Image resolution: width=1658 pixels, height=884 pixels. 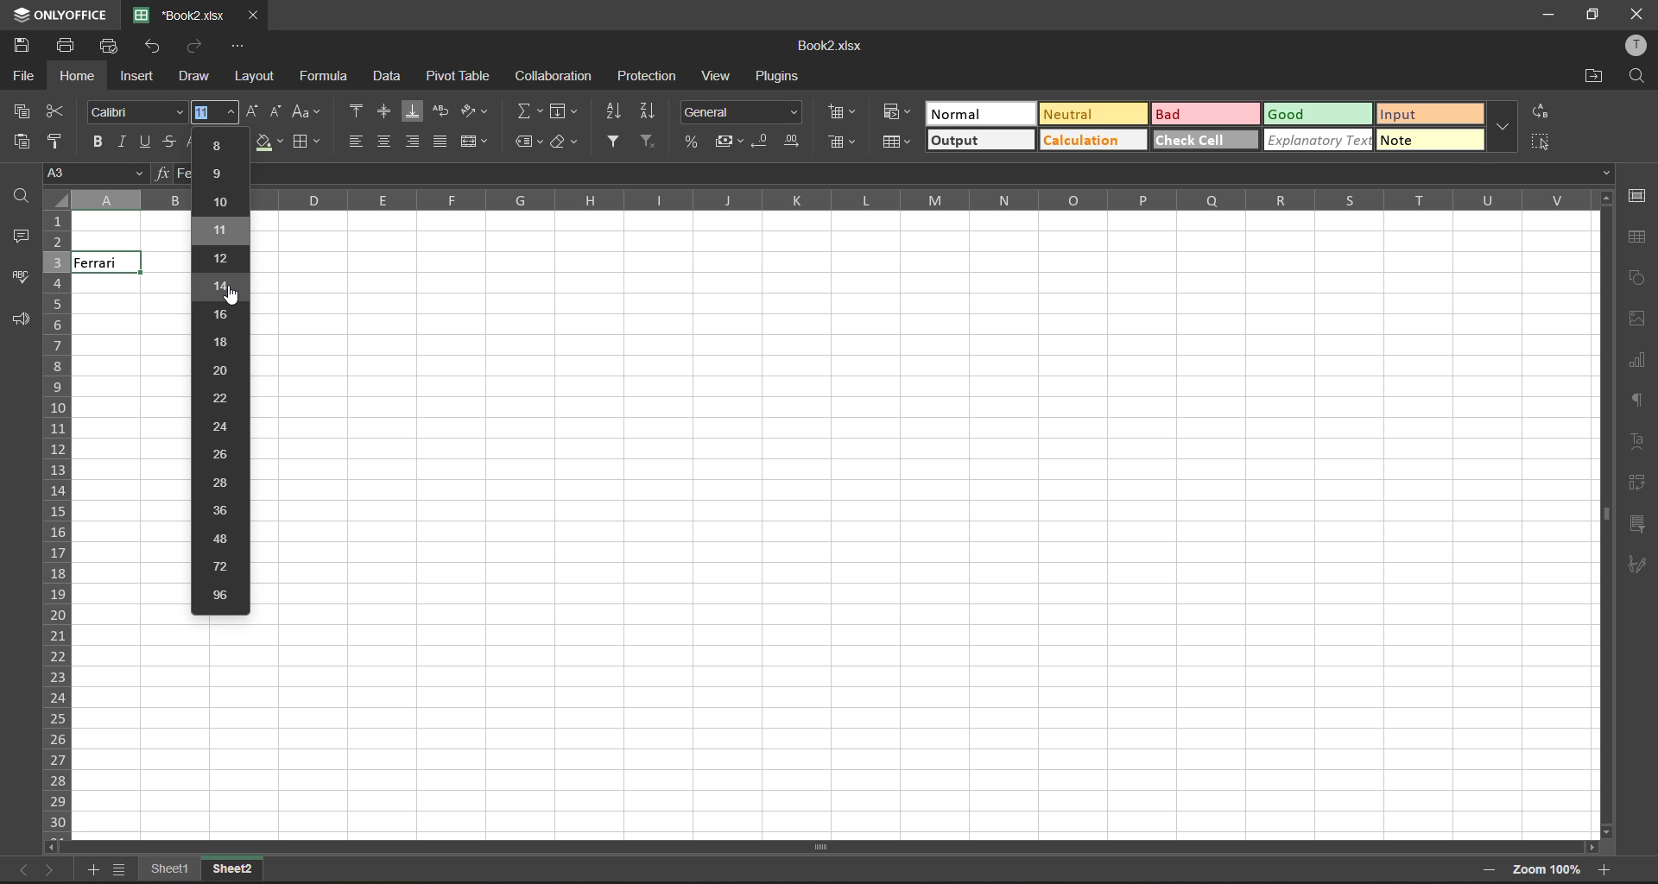 I want to click on 24, so click(x=220, y=426).